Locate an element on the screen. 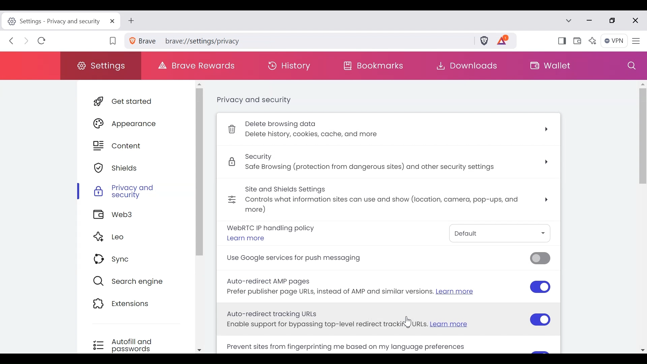  Enable/Disable sites from fingerprinting me based on language preferences is located at coordinates (364, 346).